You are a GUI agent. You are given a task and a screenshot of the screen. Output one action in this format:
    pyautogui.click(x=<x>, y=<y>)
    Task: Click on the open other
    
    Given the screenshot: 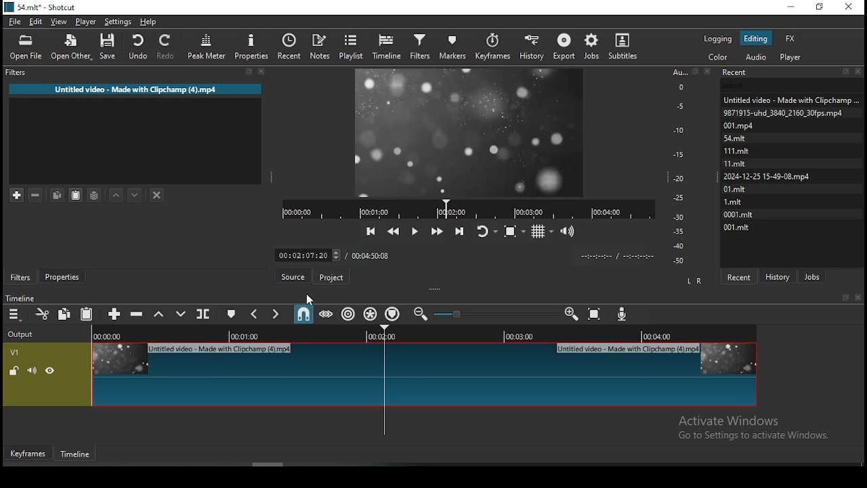 What is the action you would take?
    pyautogui.click(x=70, y=47)
    